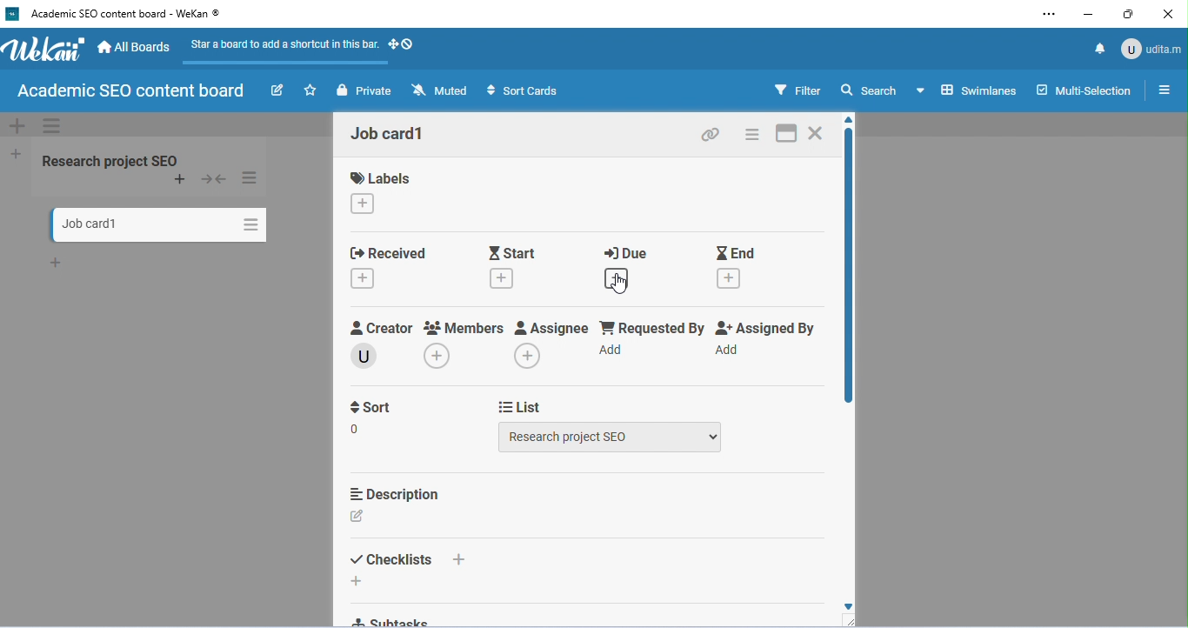  What do you see at coordinates (124, 14) in the screenshot?
I see `current window: ‘Academic SEO content board - WeKan` at bounding box center [124, 14].